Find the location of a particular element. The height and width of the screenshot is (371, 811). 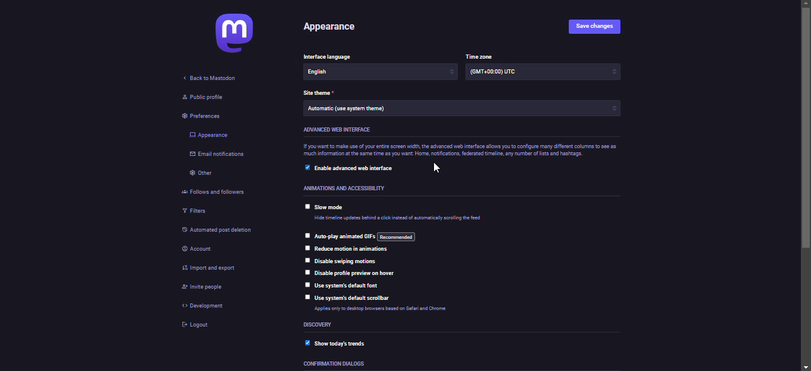

Applies only to desktop browsers based on Safari and Chrome is located at coordinates (383, 308).